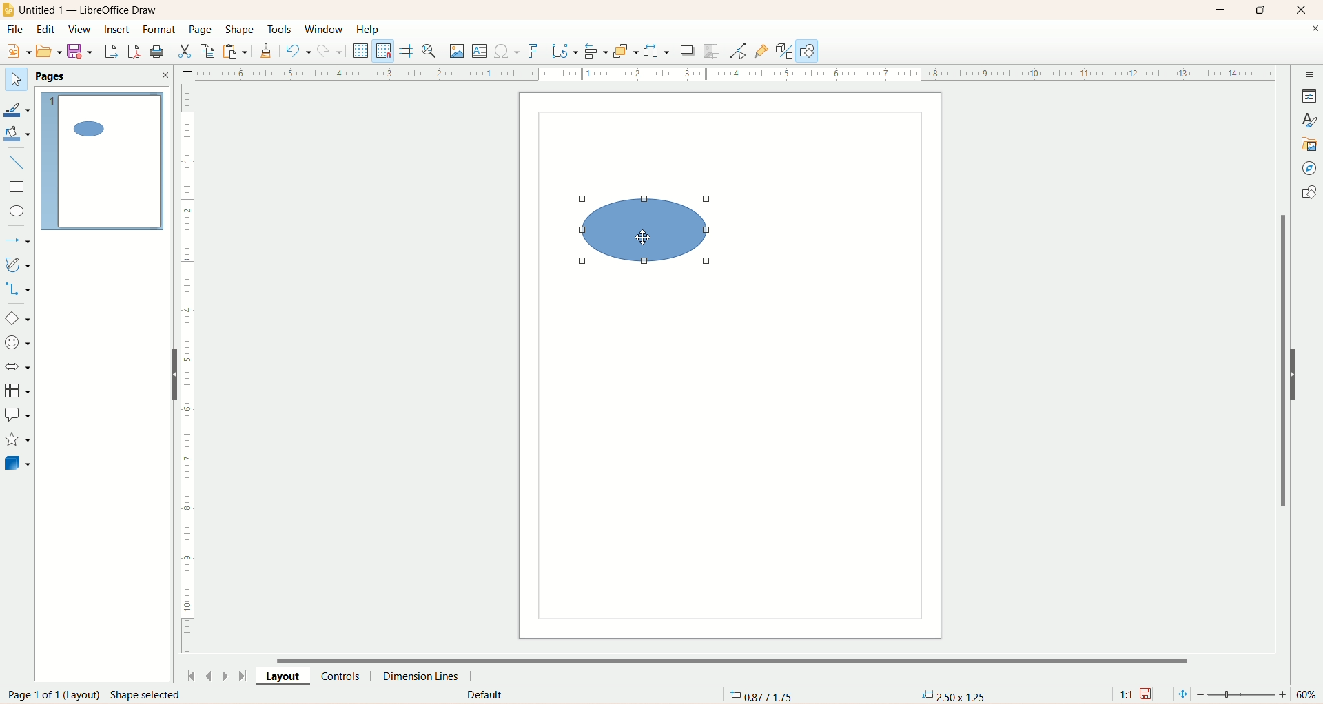  I want to click on fit page to current window, so click(1180, 694).